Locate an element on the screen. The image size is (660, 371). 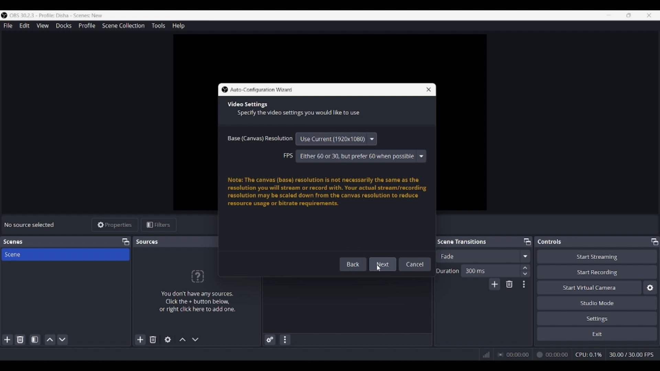
View menu is located at coordinates (43, 25).